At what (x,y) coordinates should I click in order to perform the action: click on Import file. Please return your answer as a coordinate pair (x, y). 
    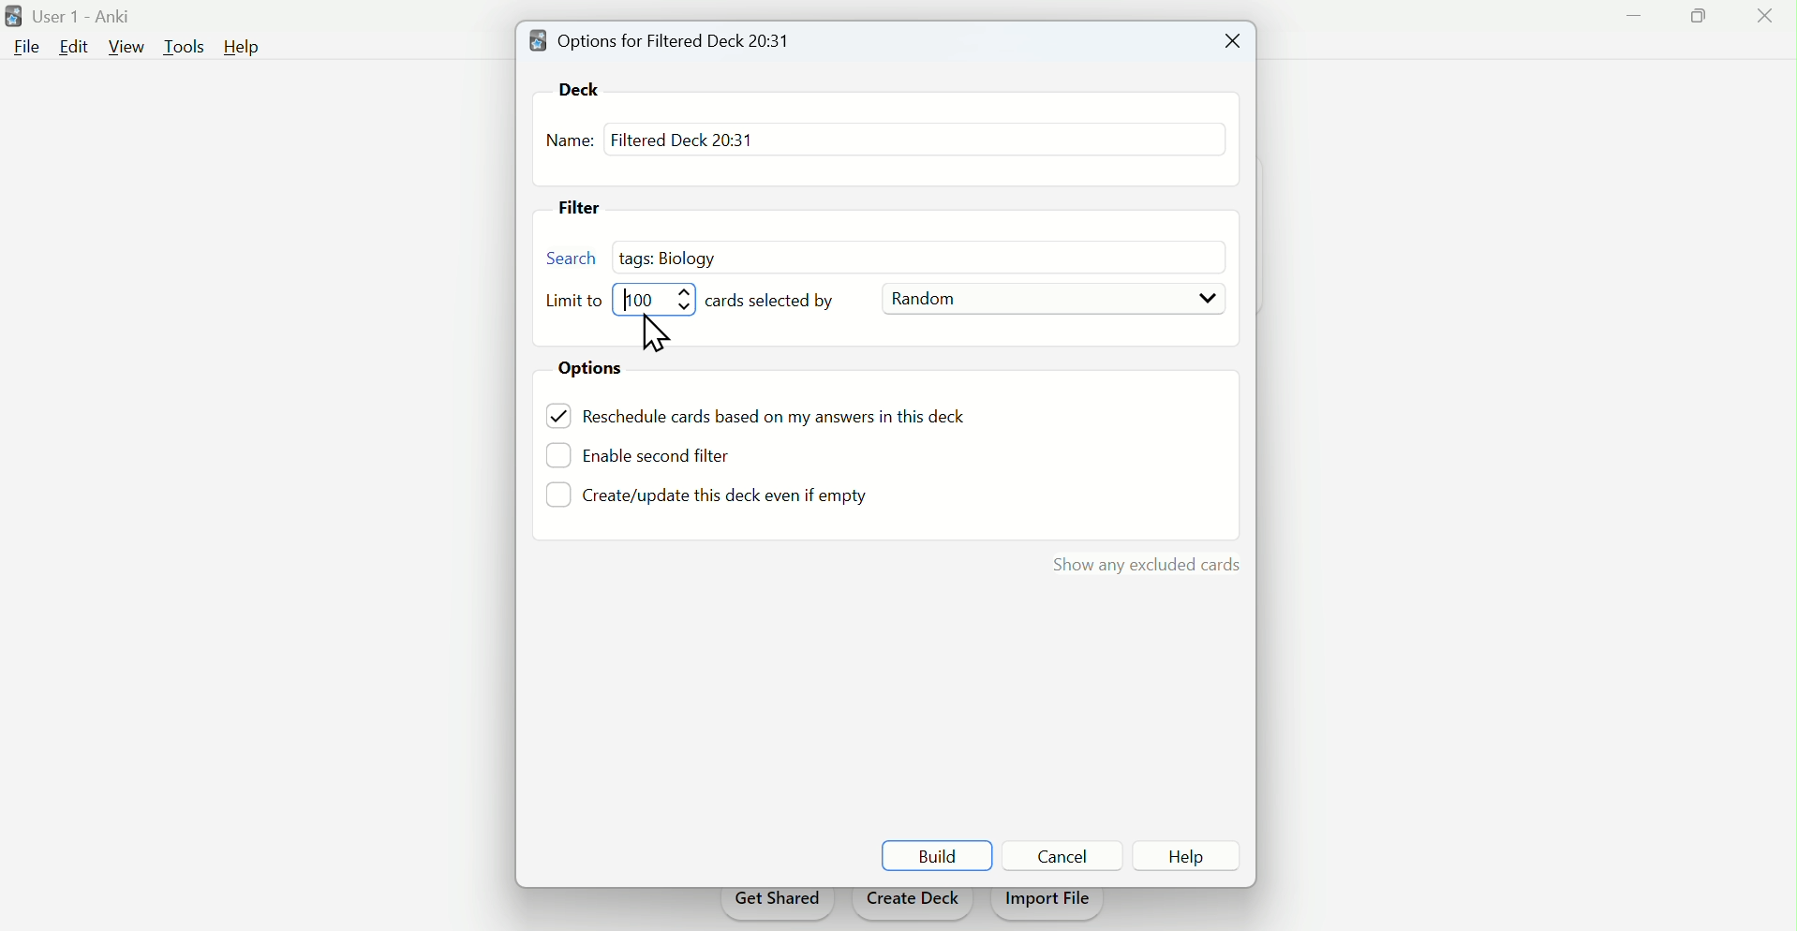
    Looking at the image, I should click on (1049, 905).